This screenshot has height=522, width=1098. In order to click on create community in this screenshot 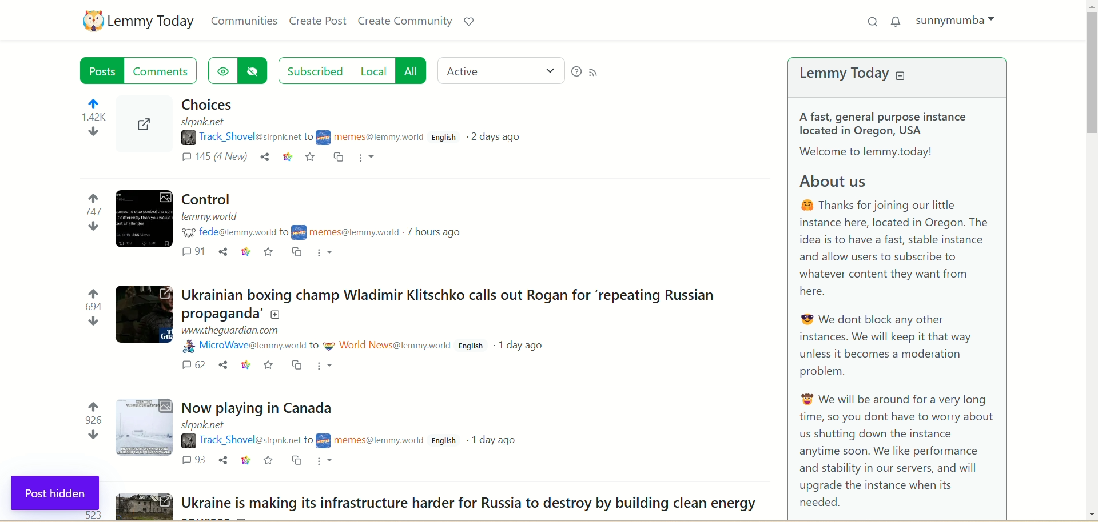, I will do `click(405, 22)`.